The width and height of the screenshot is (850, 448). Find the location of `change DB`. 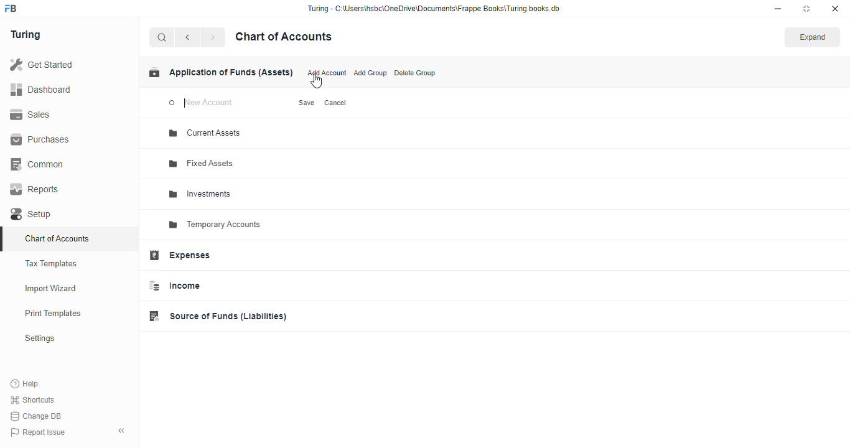

change DB is located at coordinates (37, 416).